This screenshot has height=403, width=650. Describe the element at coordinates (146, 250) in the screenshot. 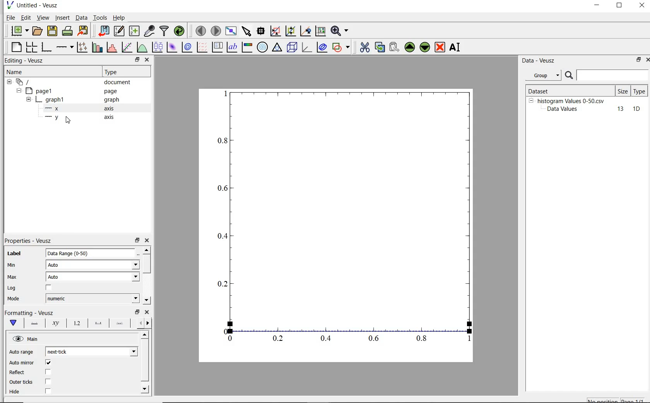

I see `move up` at that location.